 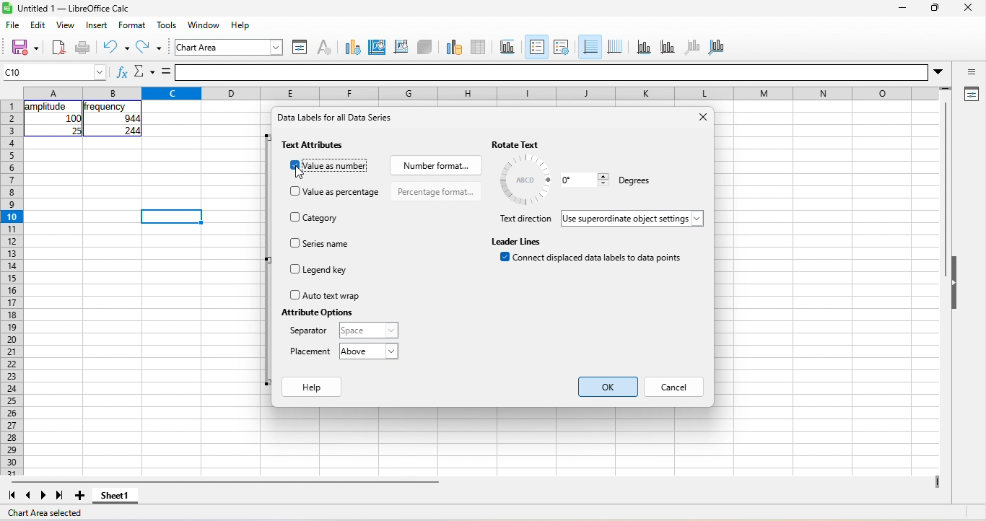 What do you see at coordinates (435, 164) in the screenshot?
I see `number format` at bounding box center [435, 164].